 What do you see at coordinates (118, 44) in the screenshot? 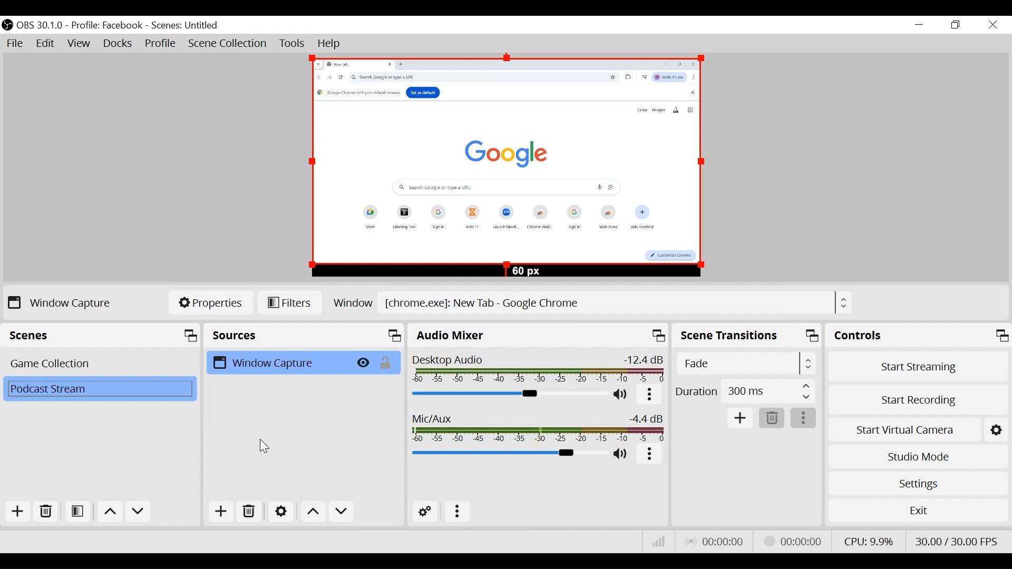
I see `Docks` at bounding box center [118, 44].